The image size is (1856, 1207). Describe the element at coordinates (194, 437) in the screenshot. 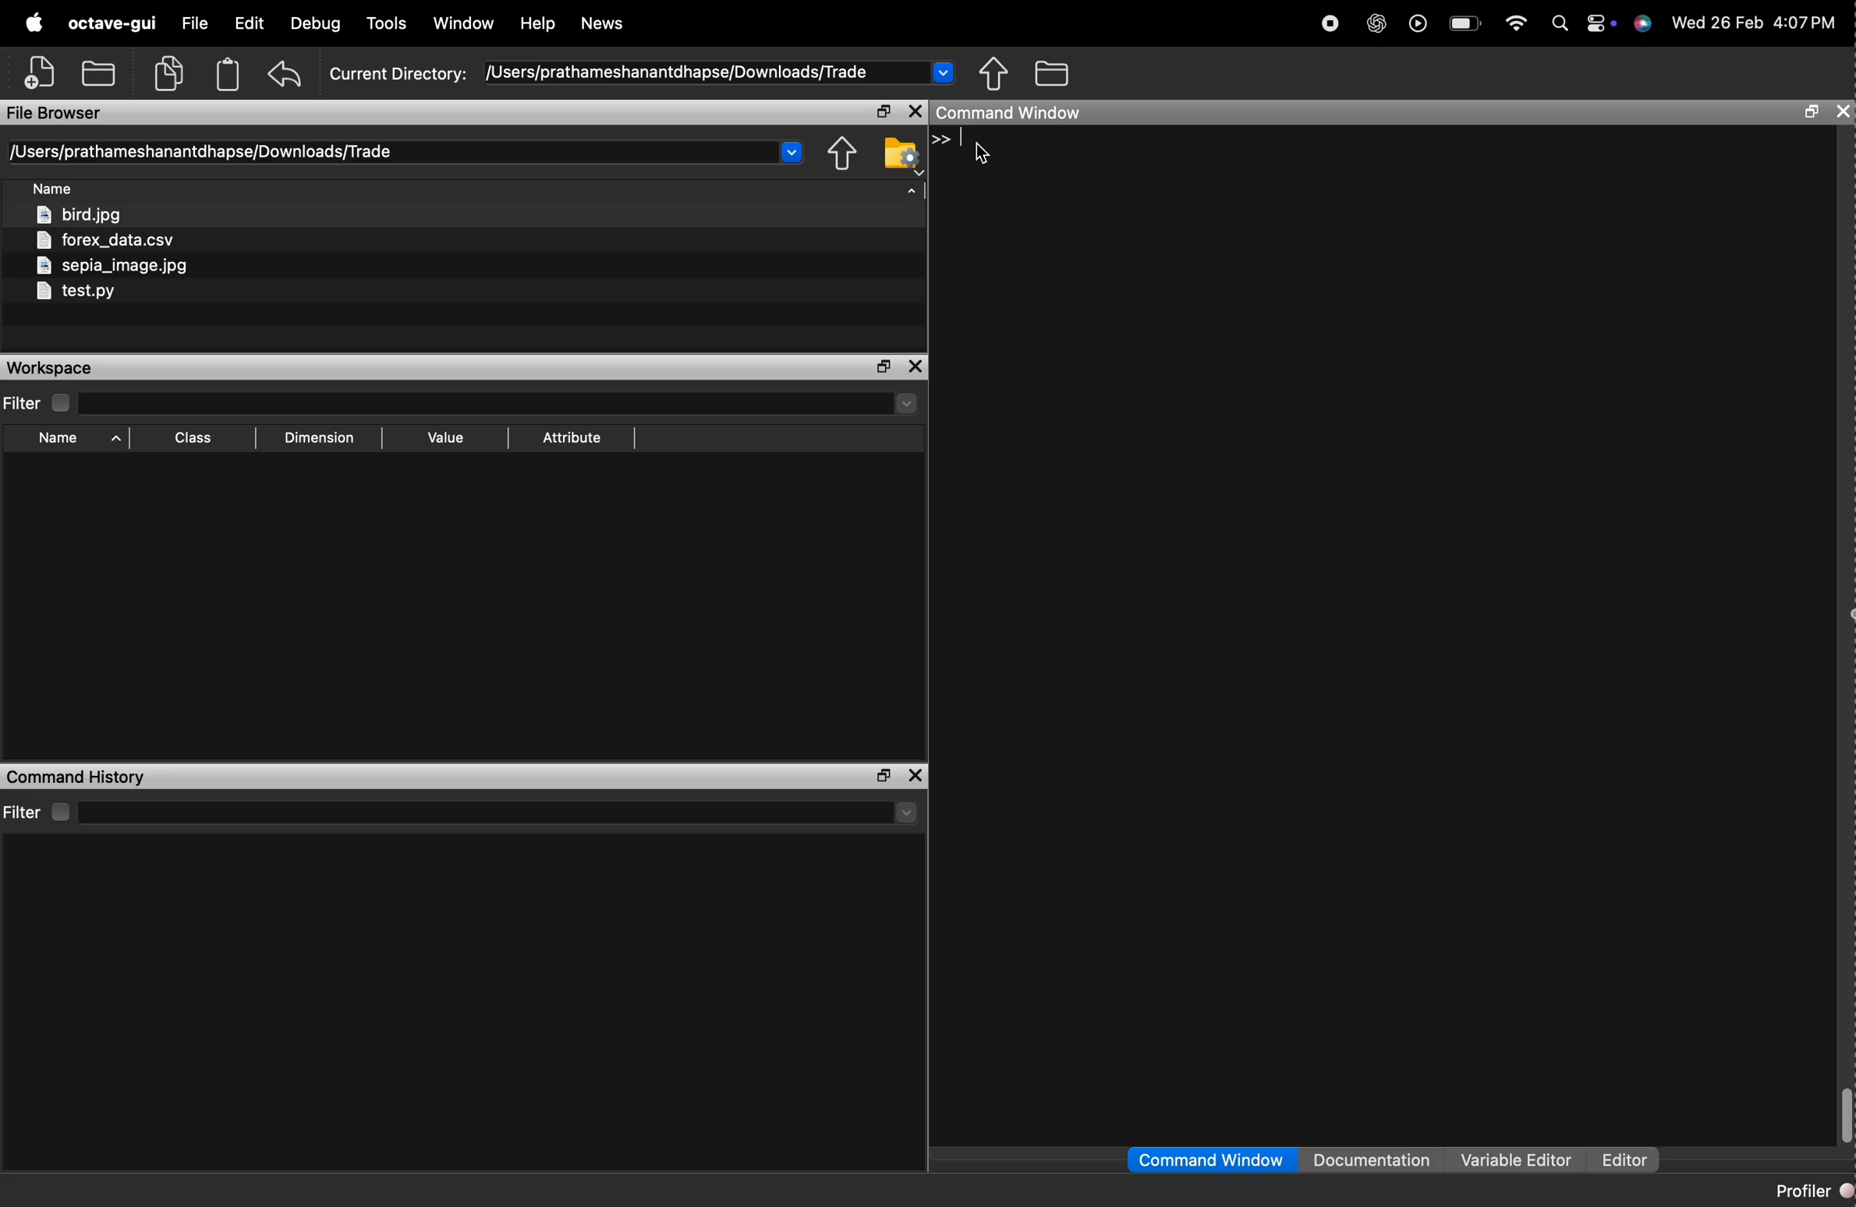

I see `Class` at that location.